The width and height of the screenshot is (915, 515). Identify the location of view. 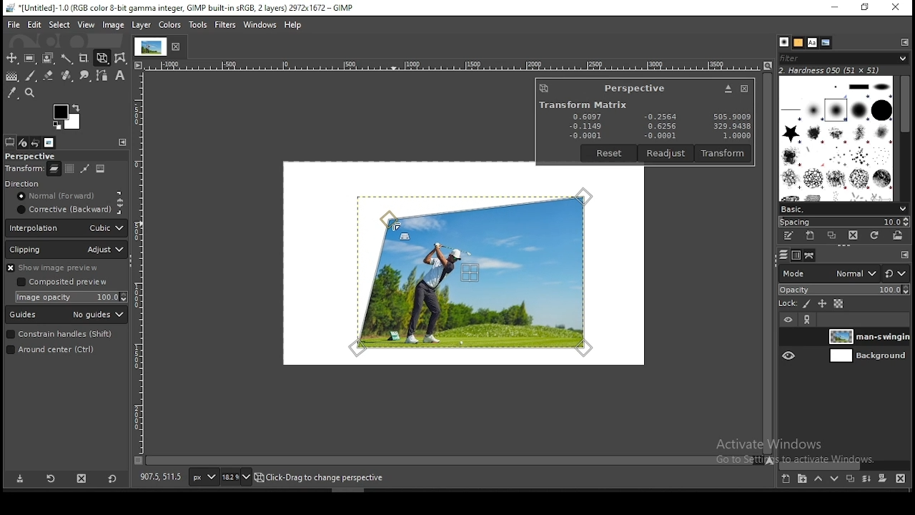
(85, 25).